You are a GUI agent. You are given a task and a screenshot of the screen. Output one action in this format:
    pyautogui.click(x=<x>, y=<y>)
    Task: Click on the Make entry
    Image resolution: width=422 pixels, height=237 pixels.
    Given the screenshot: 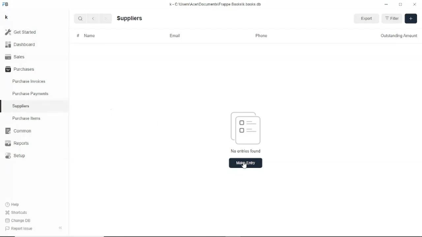 What is the action you would take?
    pyautogui.click(x=411, y=18)
    